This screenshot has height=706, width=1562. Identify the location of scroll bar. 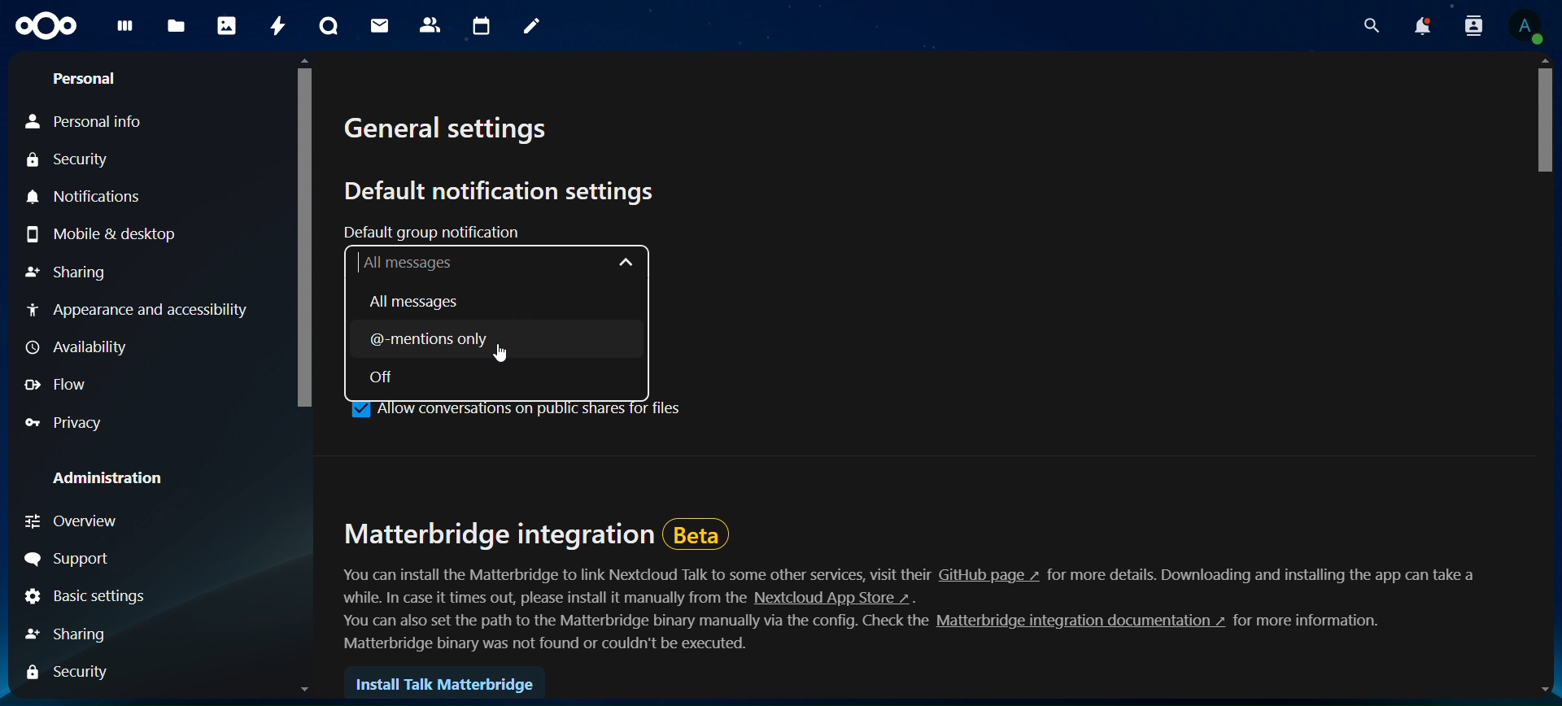
(1547, 377).